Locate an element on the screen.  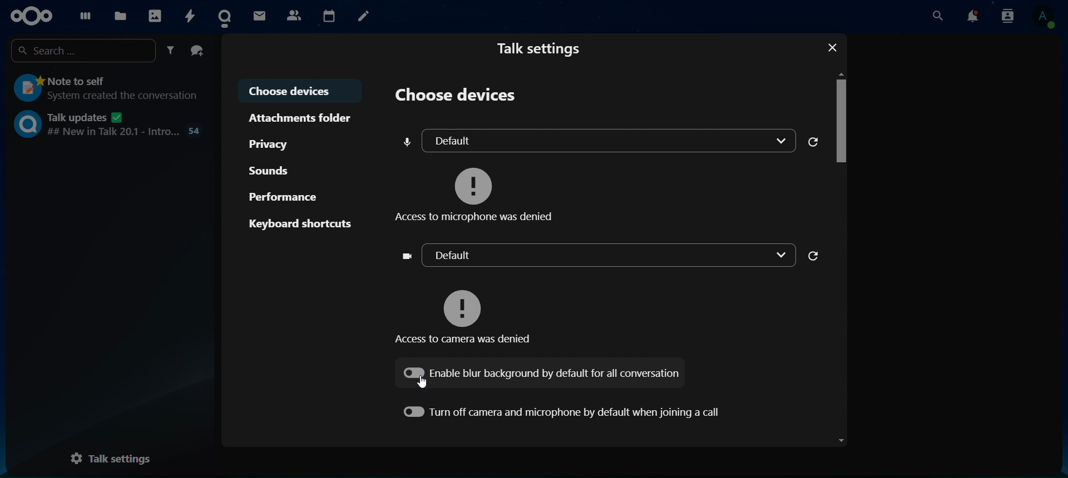
choose devices is located at coordinates (454, 96).